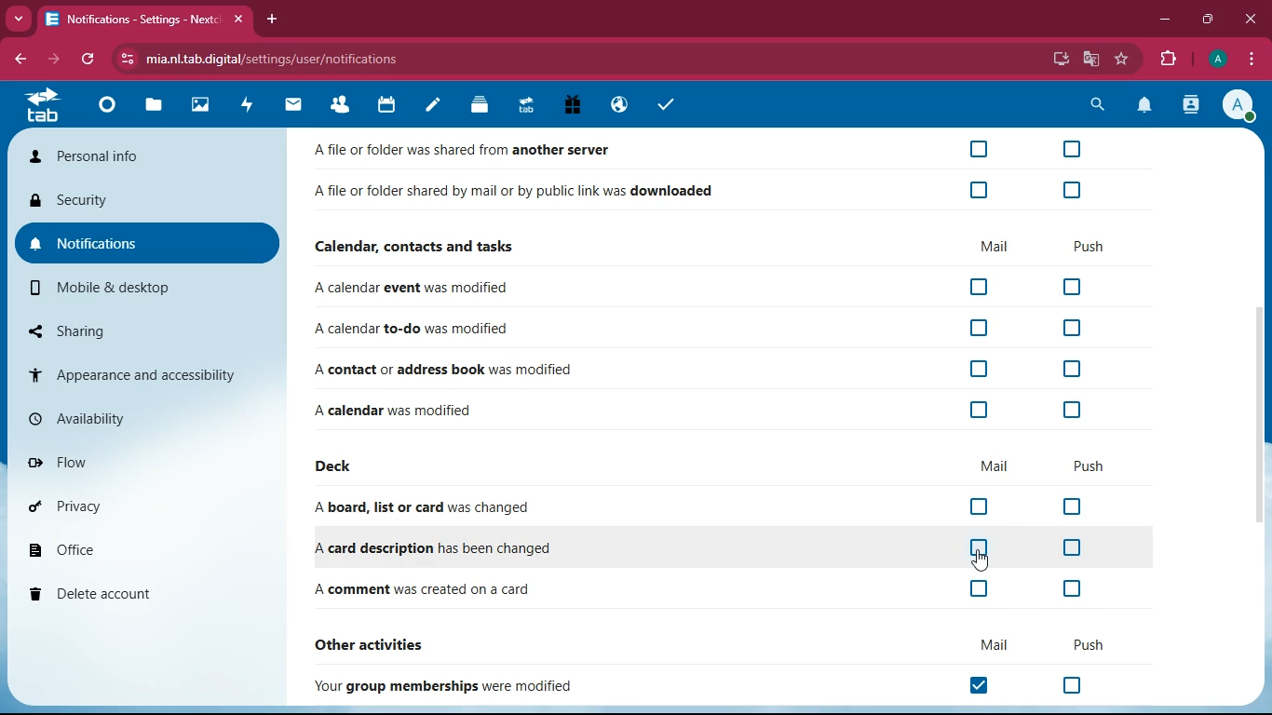  I want to click on A calendar to-do was modified, so click(414, 330).